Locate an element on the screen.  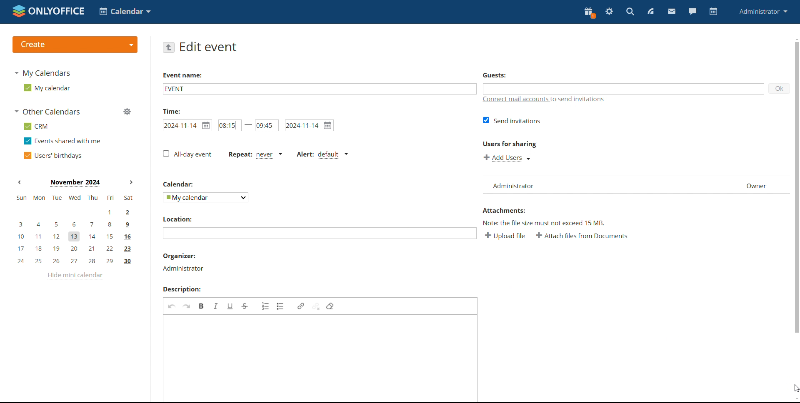
time is located at coordinates (171, 111).